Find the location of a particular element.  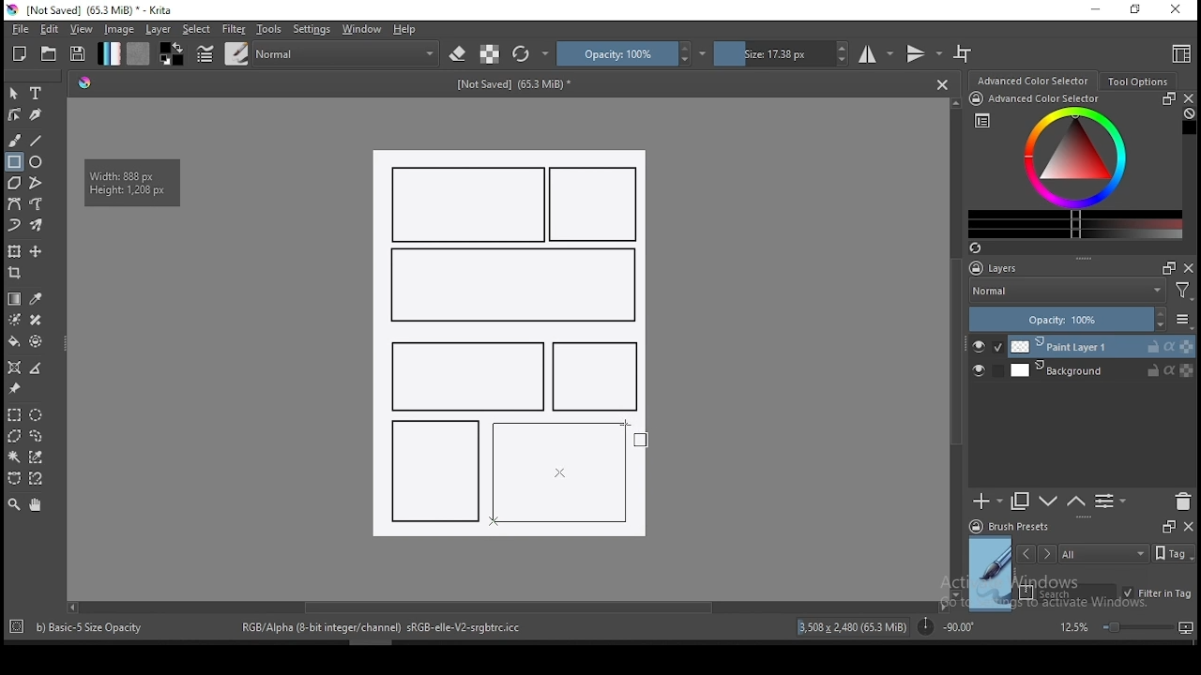

choose workspace is located at coordinates (1179, 53).